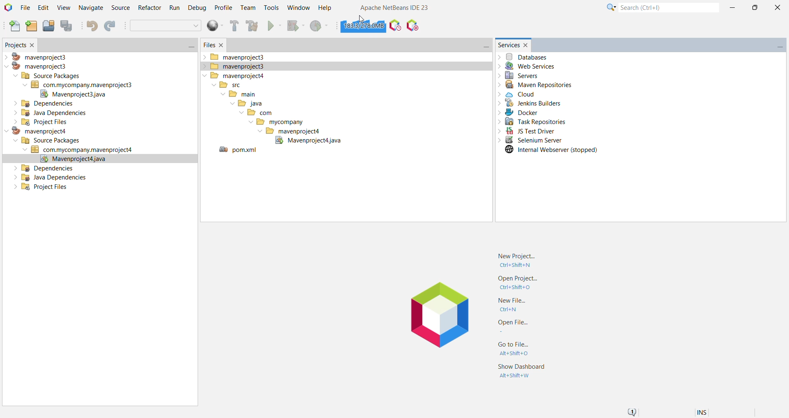 Image resolution: width=789 pixels, height=418 pixels. Describe the element at coordinates (528, 44) in the screenshot. I see `Close Window` at that location.